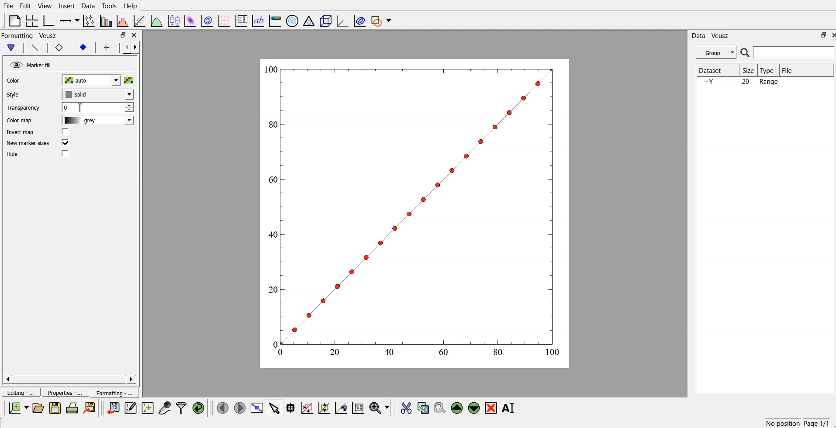 The height and width of the screenshot is (428, 836). What do you see at coordinates (221, 407) in the screenshot?
I see `Move to previous page` at bounding box center [221, 407].